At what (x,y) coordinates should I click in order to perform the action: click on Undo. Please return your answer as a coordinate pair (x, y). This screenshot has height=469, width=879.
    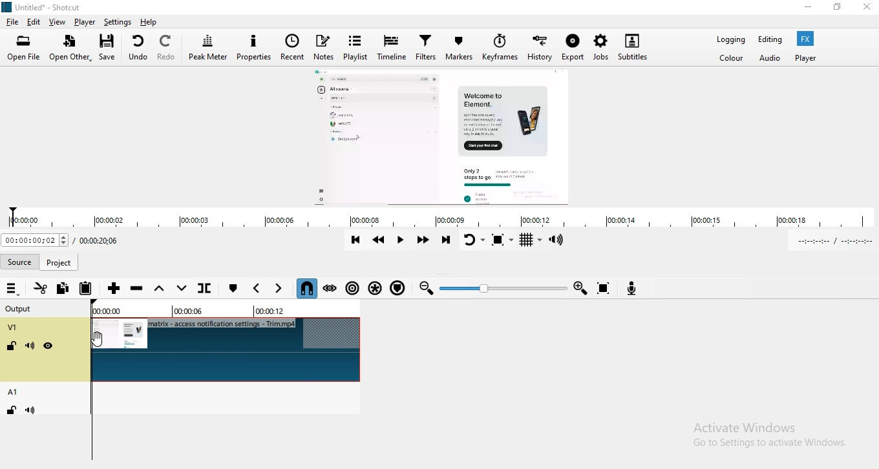
    Looking at the image, I should click on (140, 49).